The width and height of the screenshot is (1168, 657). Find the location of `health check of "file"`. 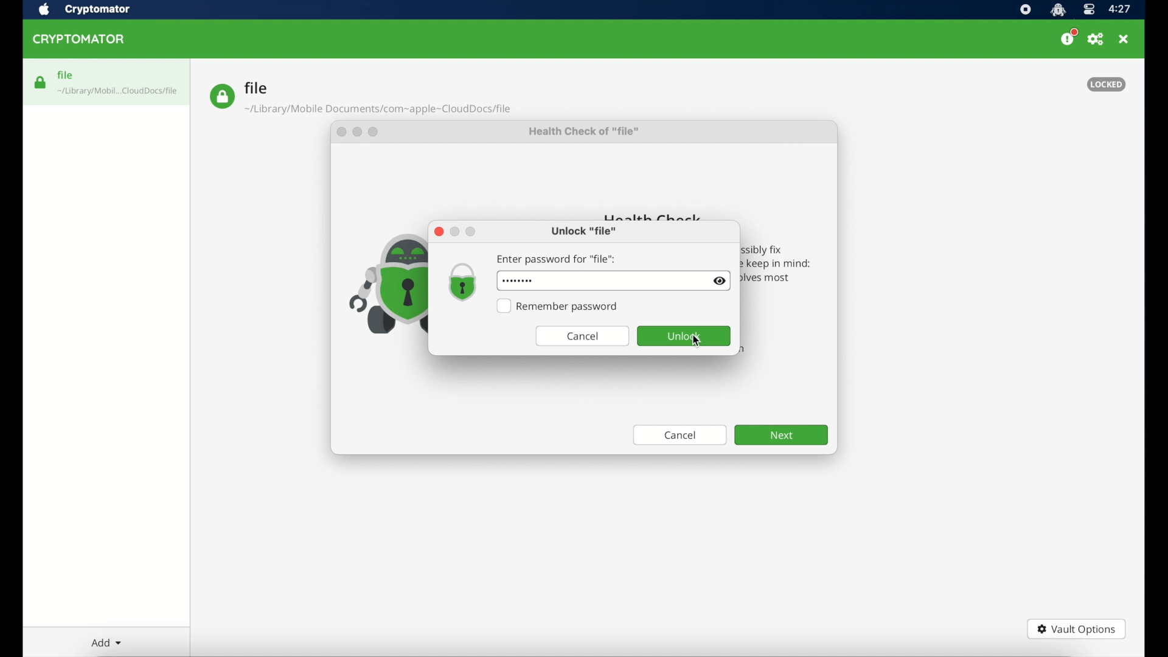

health check of "file" is located at coordinates (585, 134).